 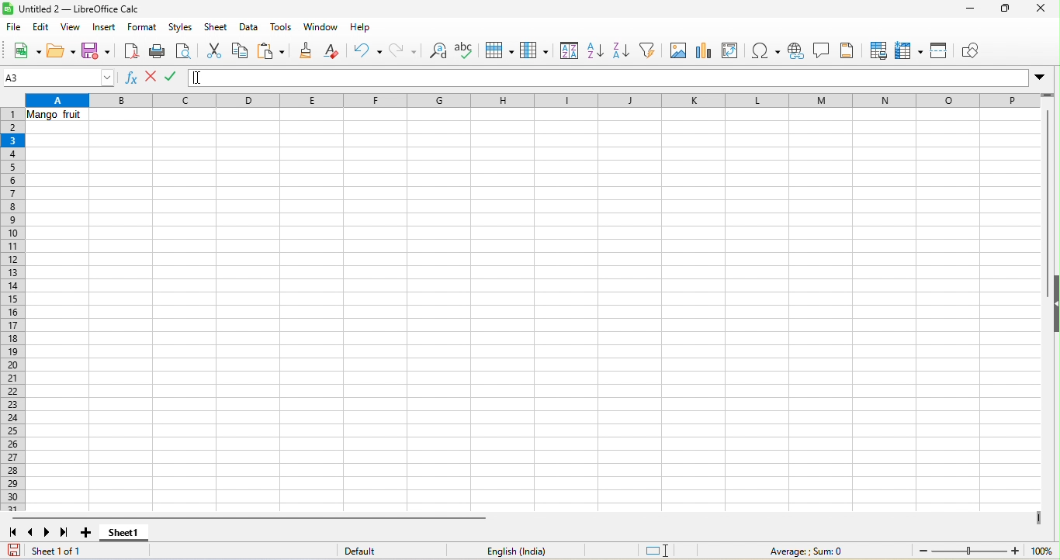 What do you see at coordinates (32, 531) in the screenshot?
I see `scroll to previous sheet` at bounding box center [32, 531].